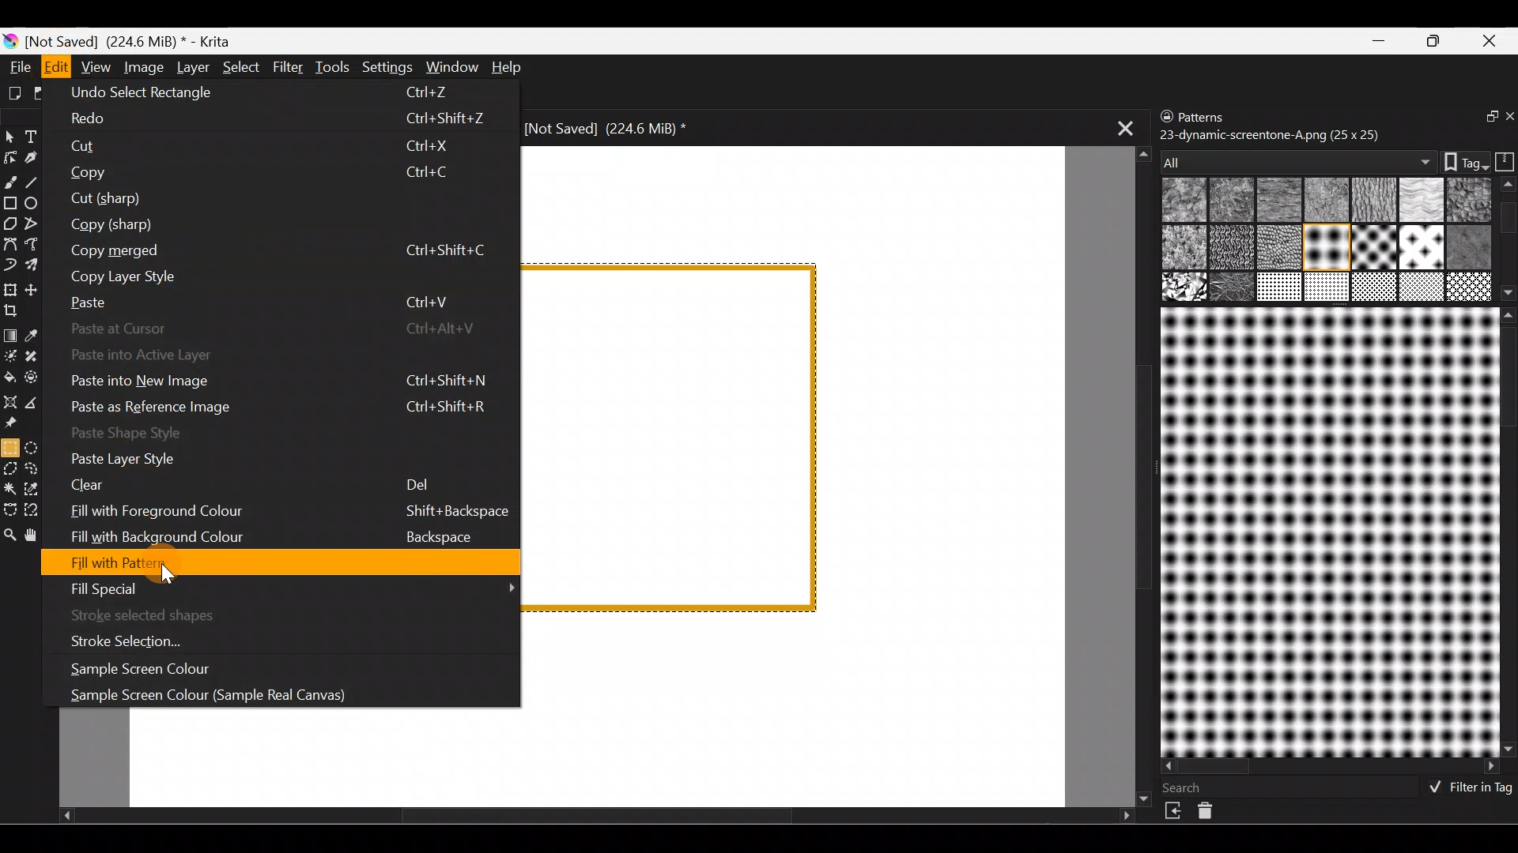 The width and height of the screenshot is (1518, 853). What do you see at coordinates (39, 288) in the screenshot?
I see `Move a layer` at bounding box center [39, 288].